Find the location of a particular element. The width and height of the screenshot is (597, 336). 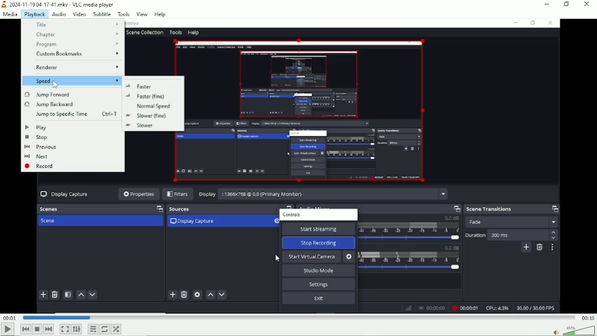

Previous is located at coordinates (26, 329).